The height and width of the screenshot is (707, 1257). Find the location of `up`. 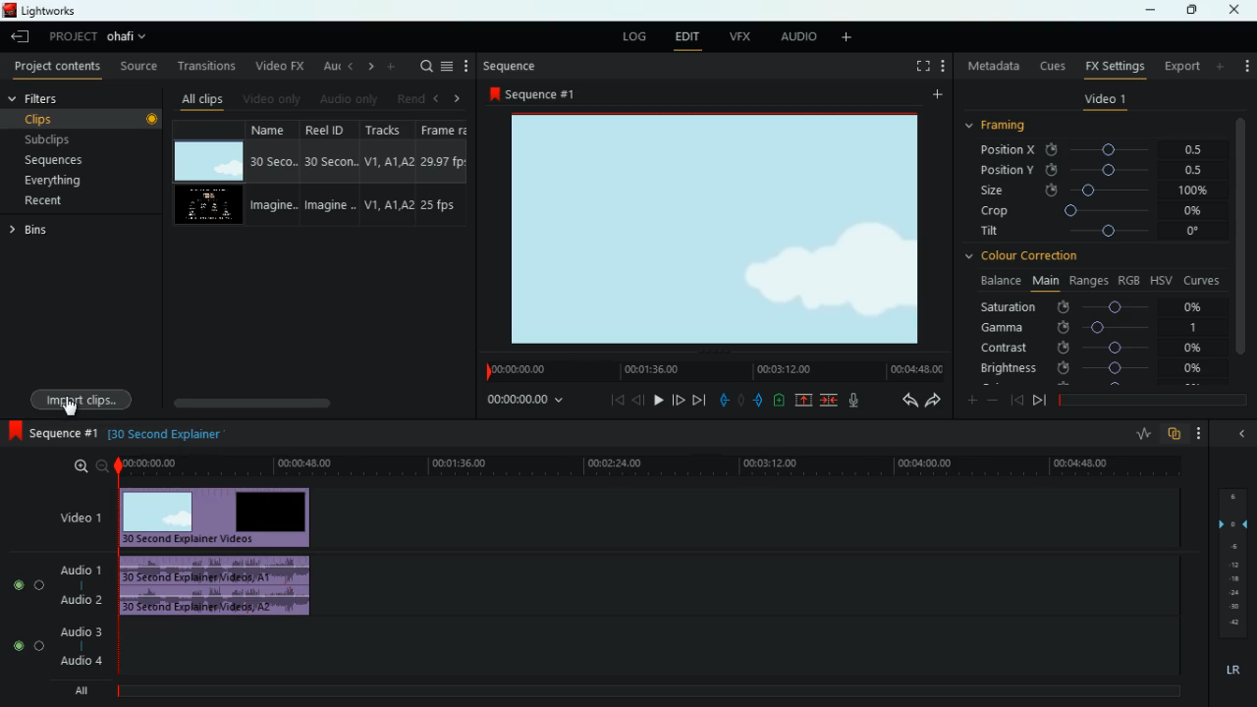

up is located at coordinates (805, 400).